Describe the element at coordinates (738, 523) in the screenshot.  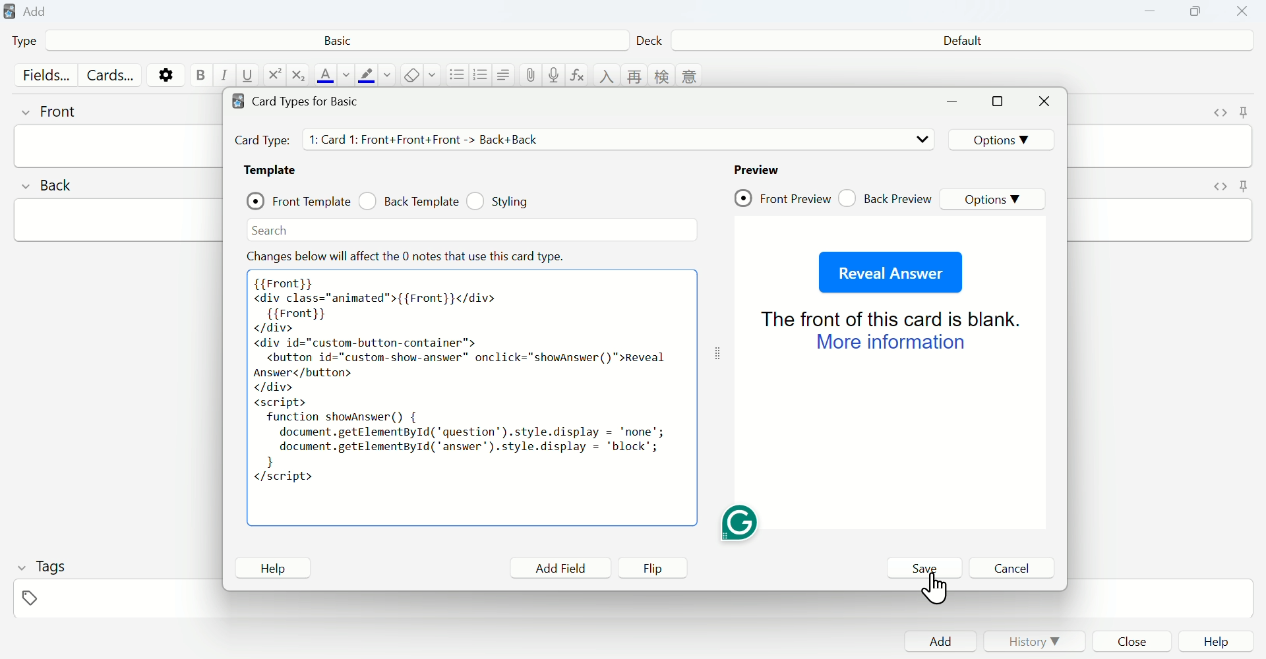
I see `Grammarly extension` at that location.